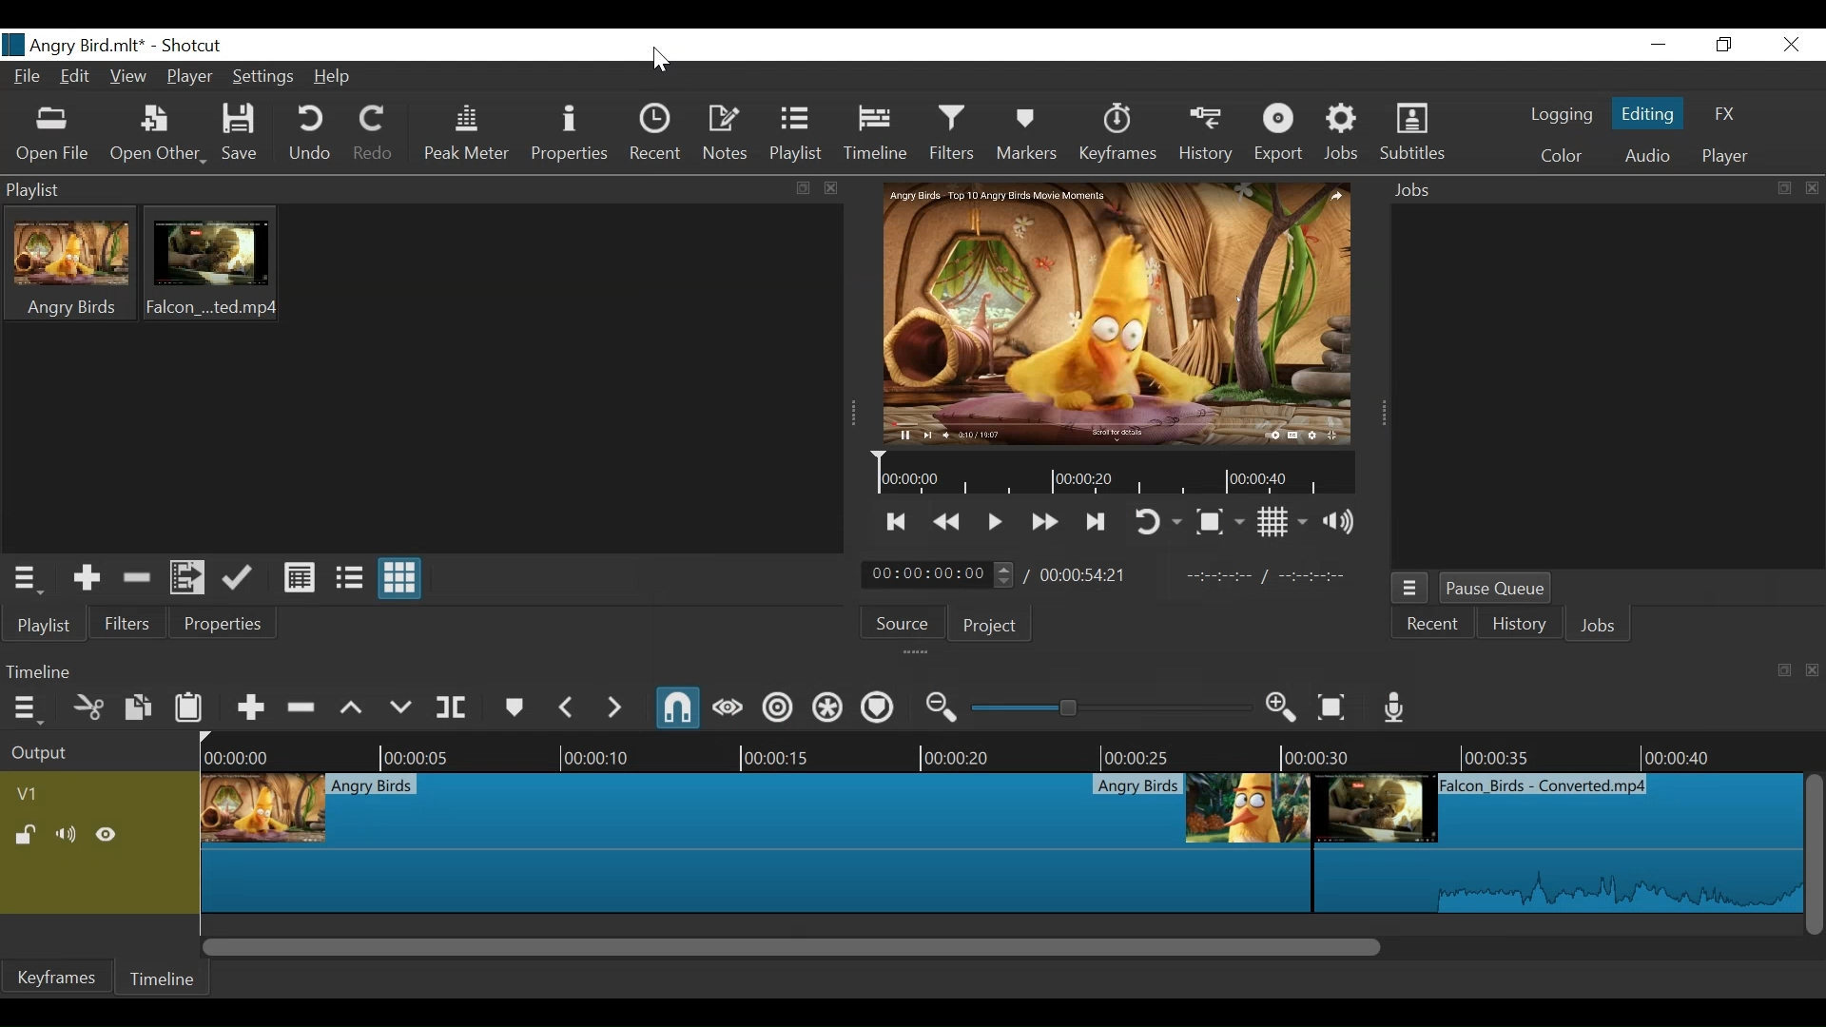  Describe the element at coordinates (29, 580) in the screenshot. I see `Playlist Panel` at that location.